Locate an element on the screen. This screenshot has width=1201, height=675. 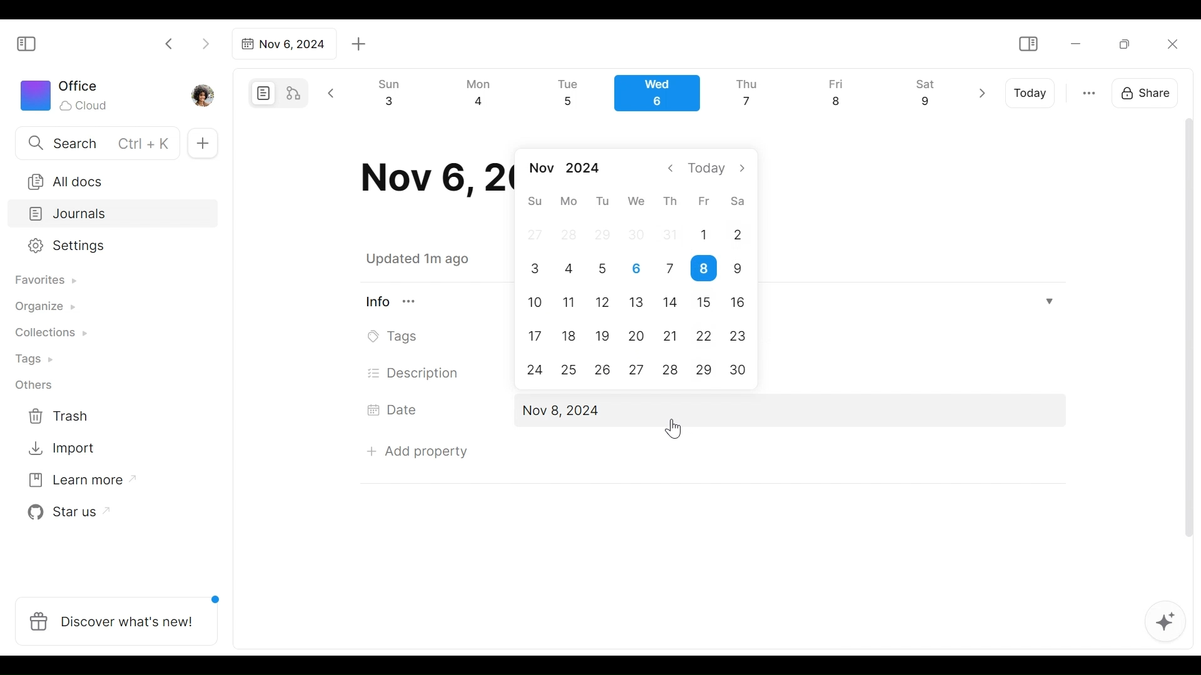
Tags is located at coordinates (36, 361).